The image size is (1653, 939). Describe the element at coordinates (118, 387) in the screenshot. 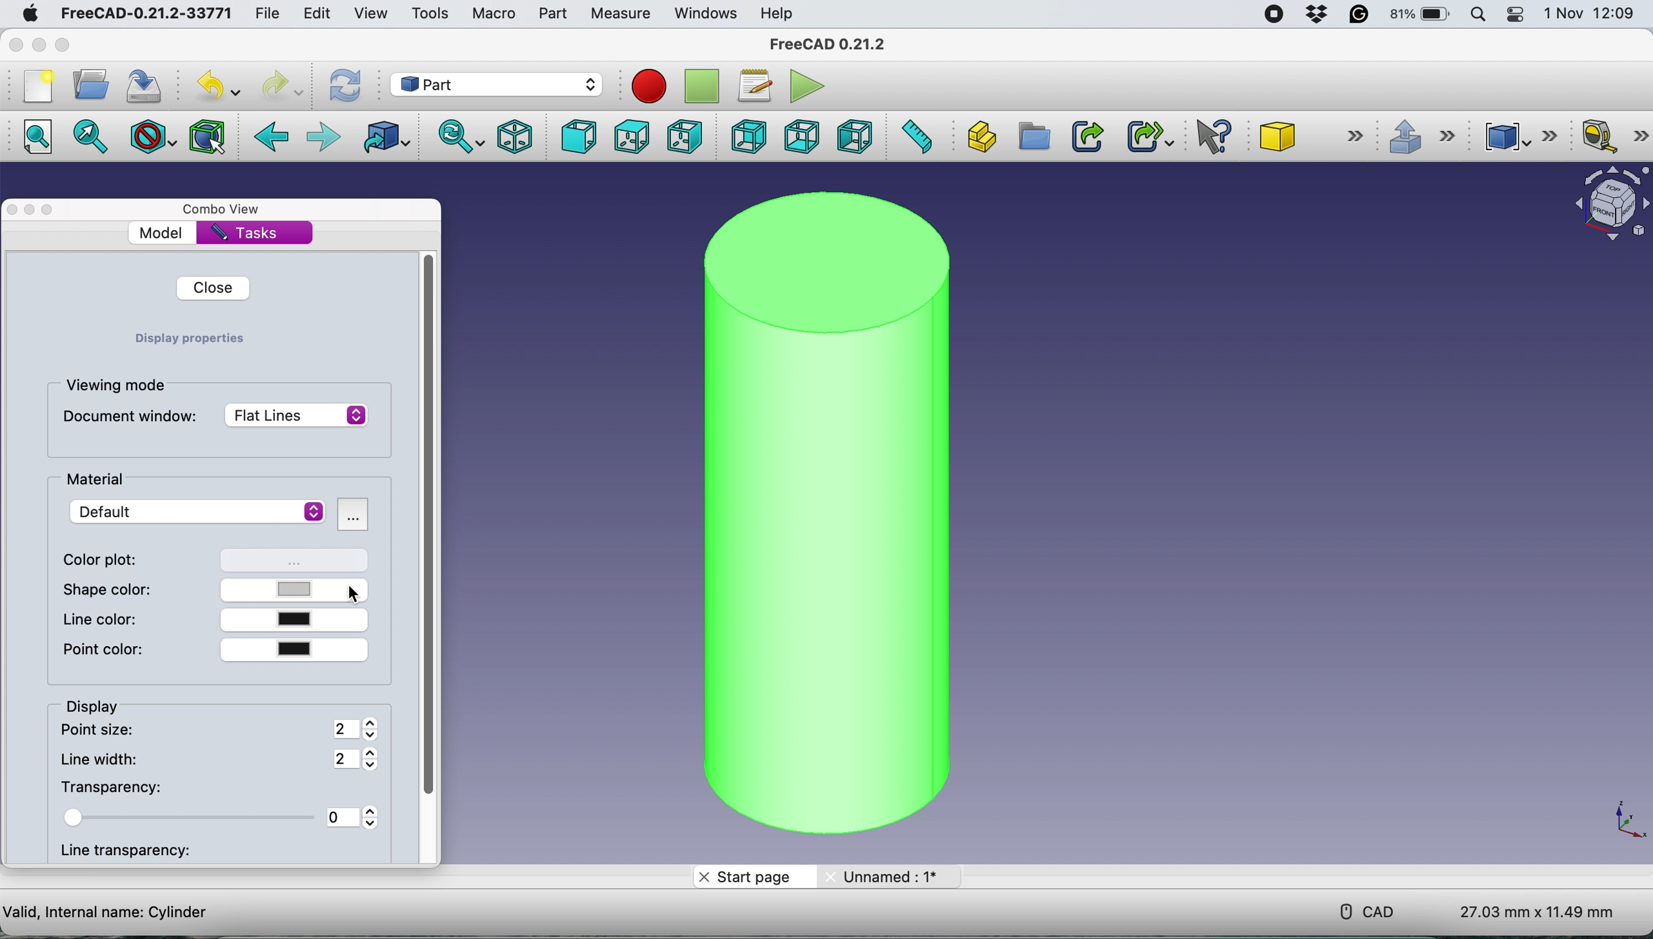

I see `viewing mode` at that location.